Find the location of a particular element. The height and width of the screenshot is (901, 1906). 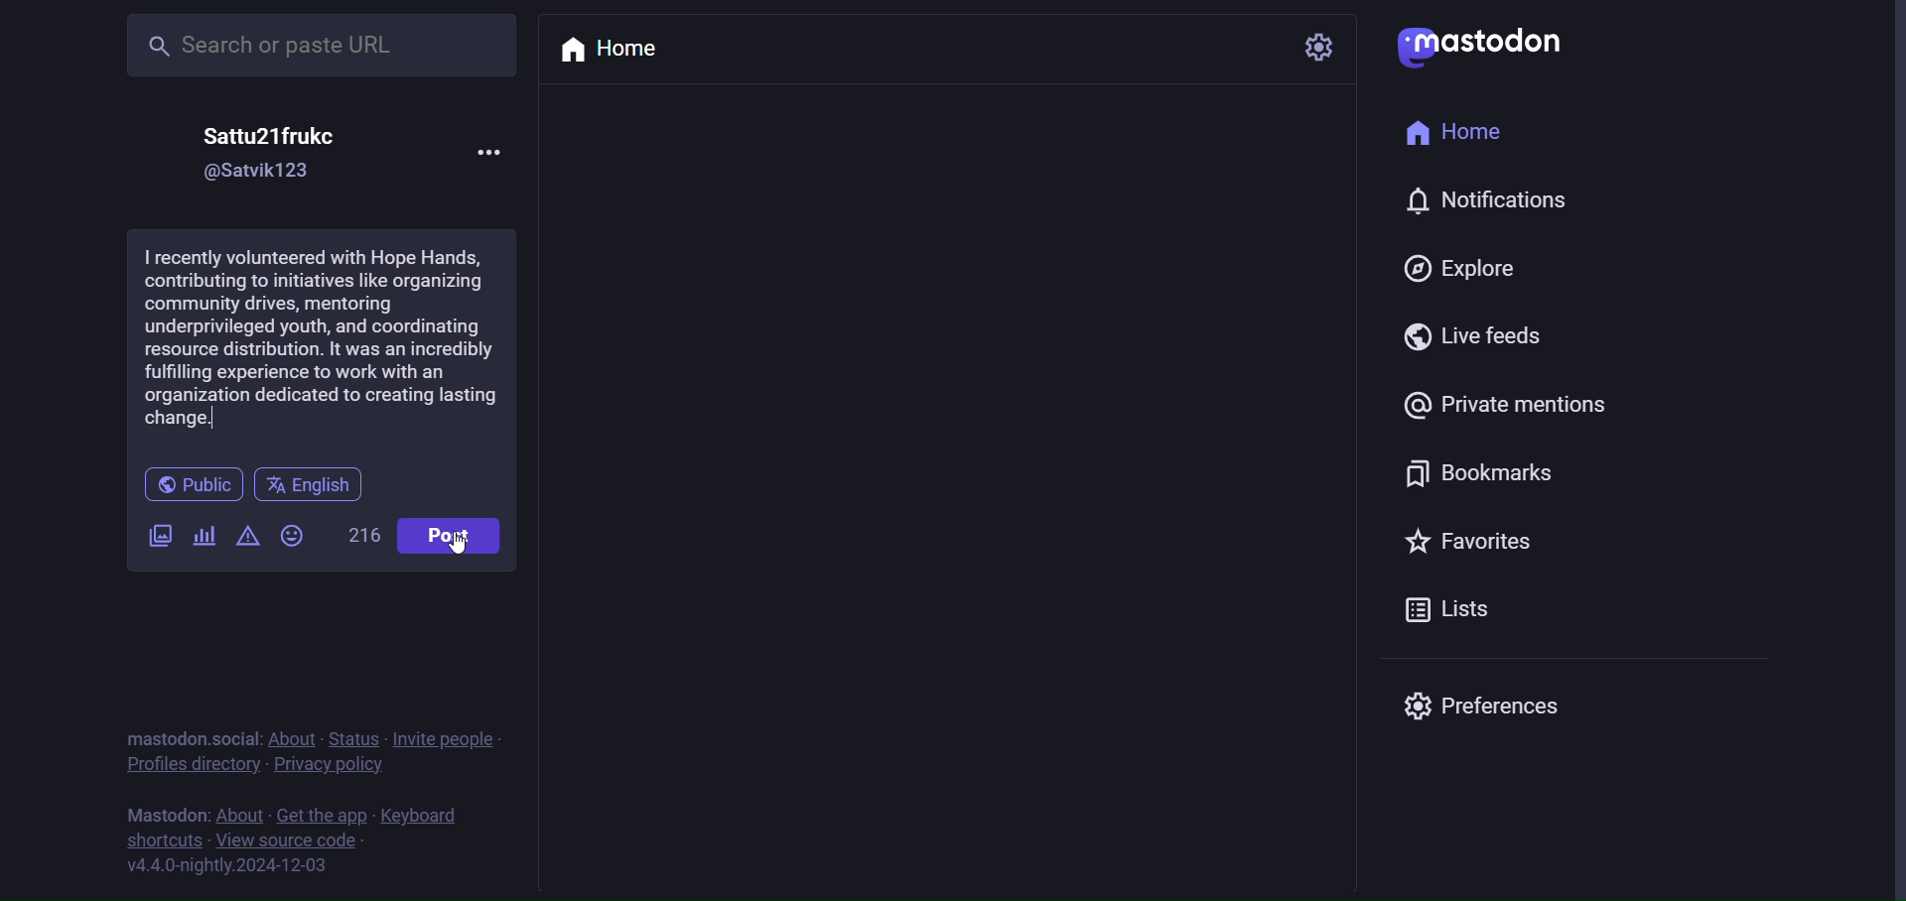

volunteering activity is located at coordinates (322, 337).